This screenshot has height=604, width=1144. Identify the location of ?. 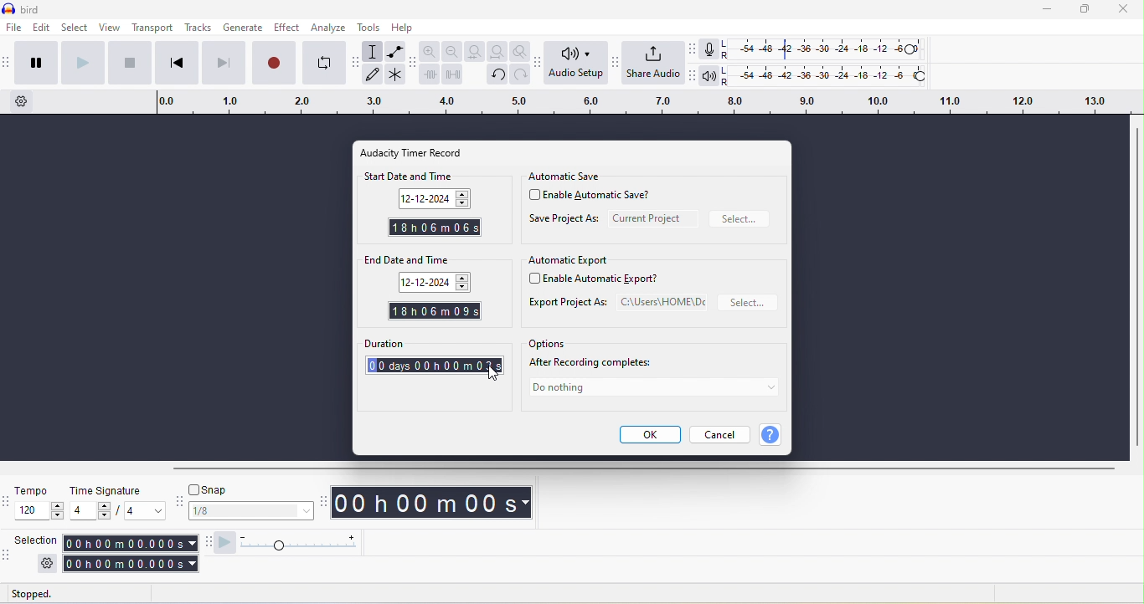
(774, 435).